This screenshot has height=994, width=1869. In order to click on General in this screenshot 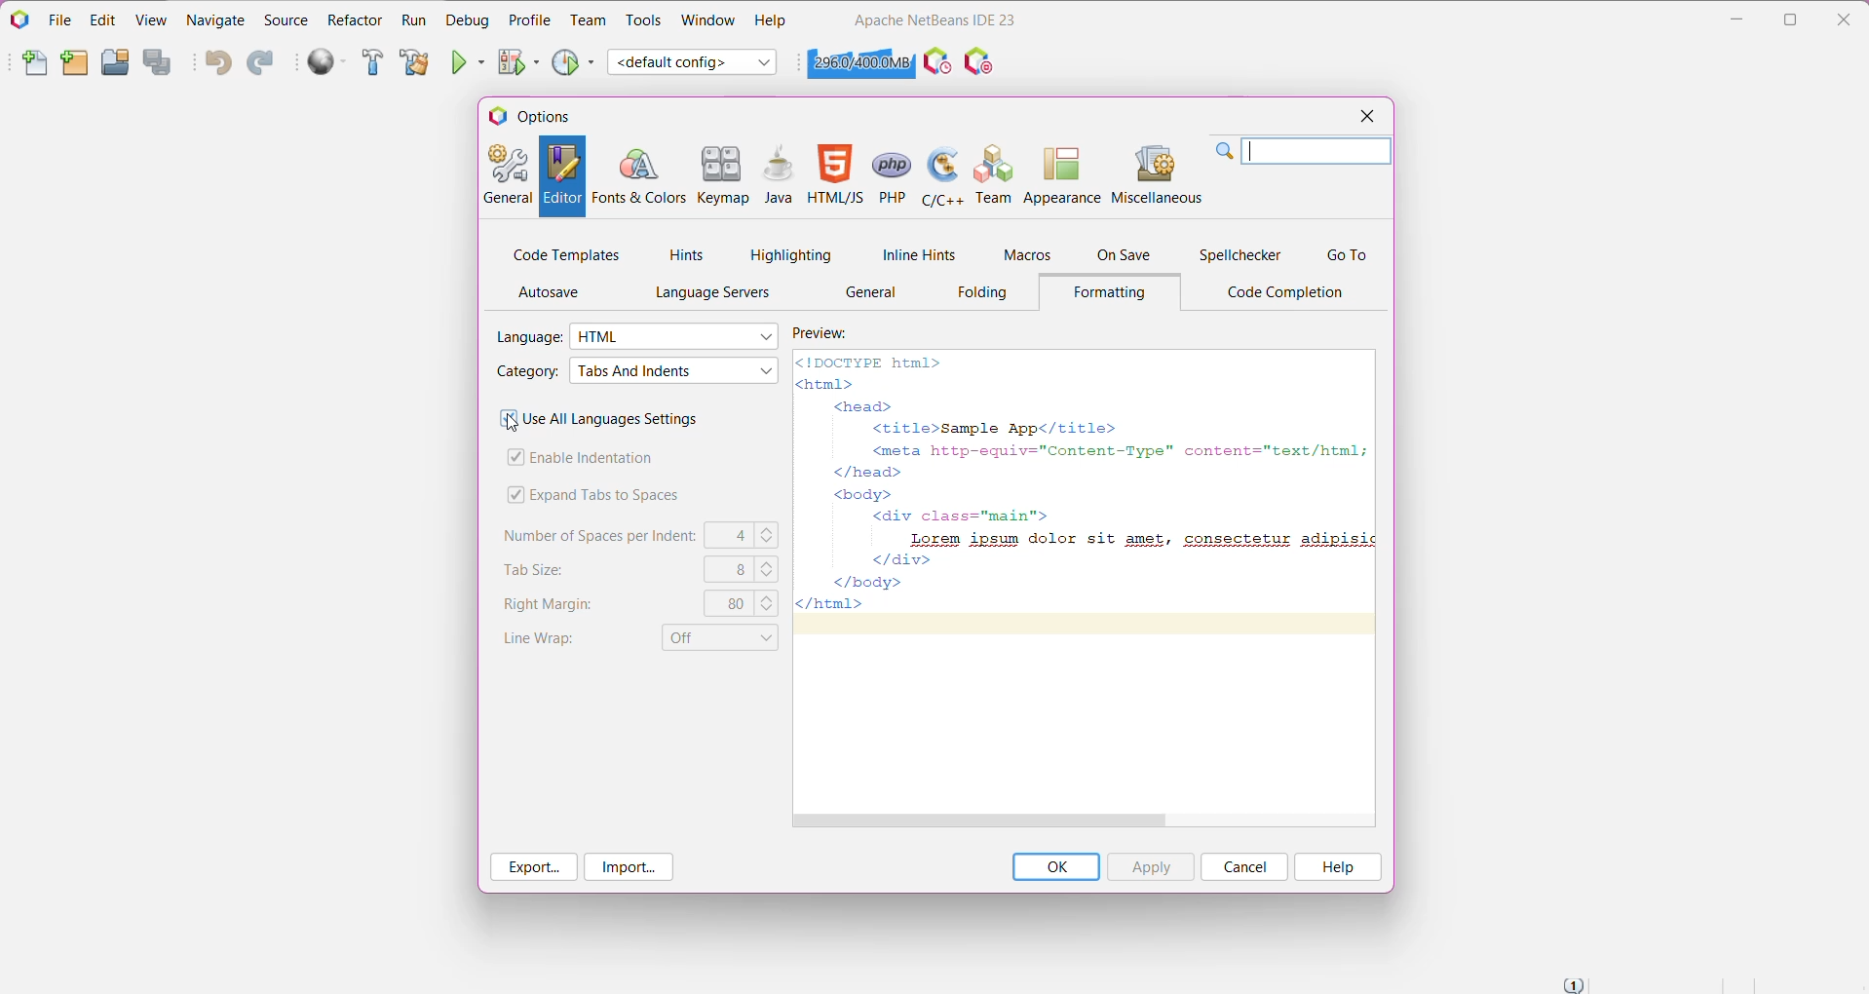, I will do `click(872, 294)`.